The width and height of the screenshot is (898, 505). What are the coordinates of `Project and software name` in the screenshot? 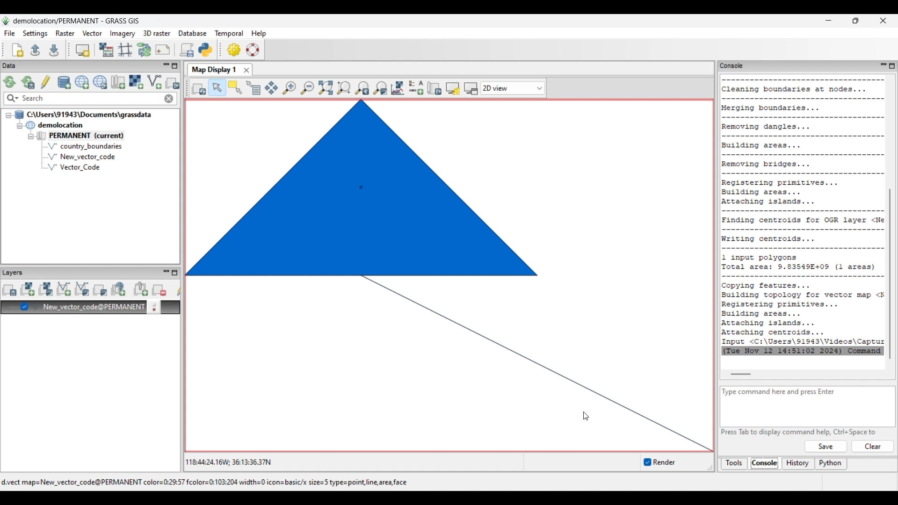 It's located at (77, 21).